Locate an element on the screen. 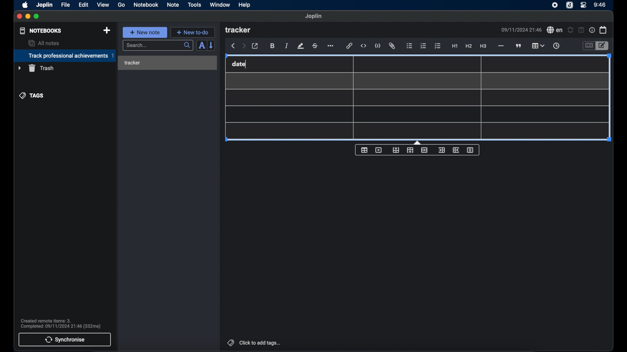  reverse sort order is located at coordinates (212, 45).